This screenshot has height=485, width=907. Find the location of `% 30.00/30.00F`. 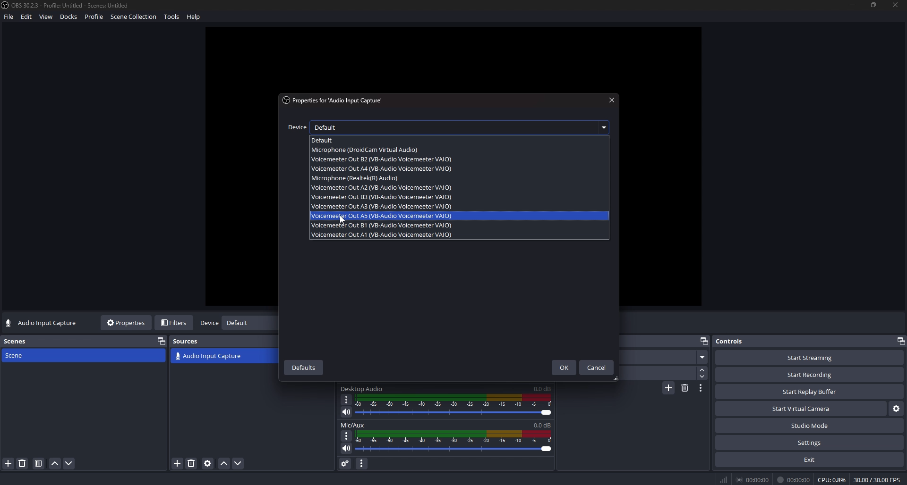

% 30.00/30.00F is located at coordinates (880, 479).